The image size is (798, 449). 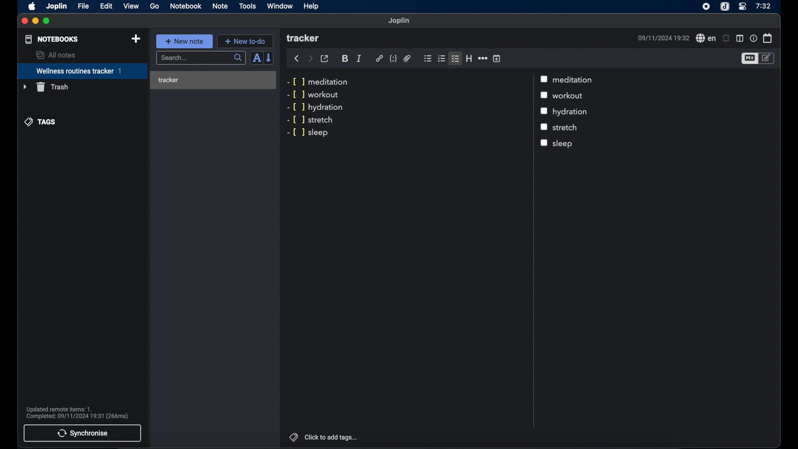 I want to click on horizontal rule, so click(x=482, y=58).